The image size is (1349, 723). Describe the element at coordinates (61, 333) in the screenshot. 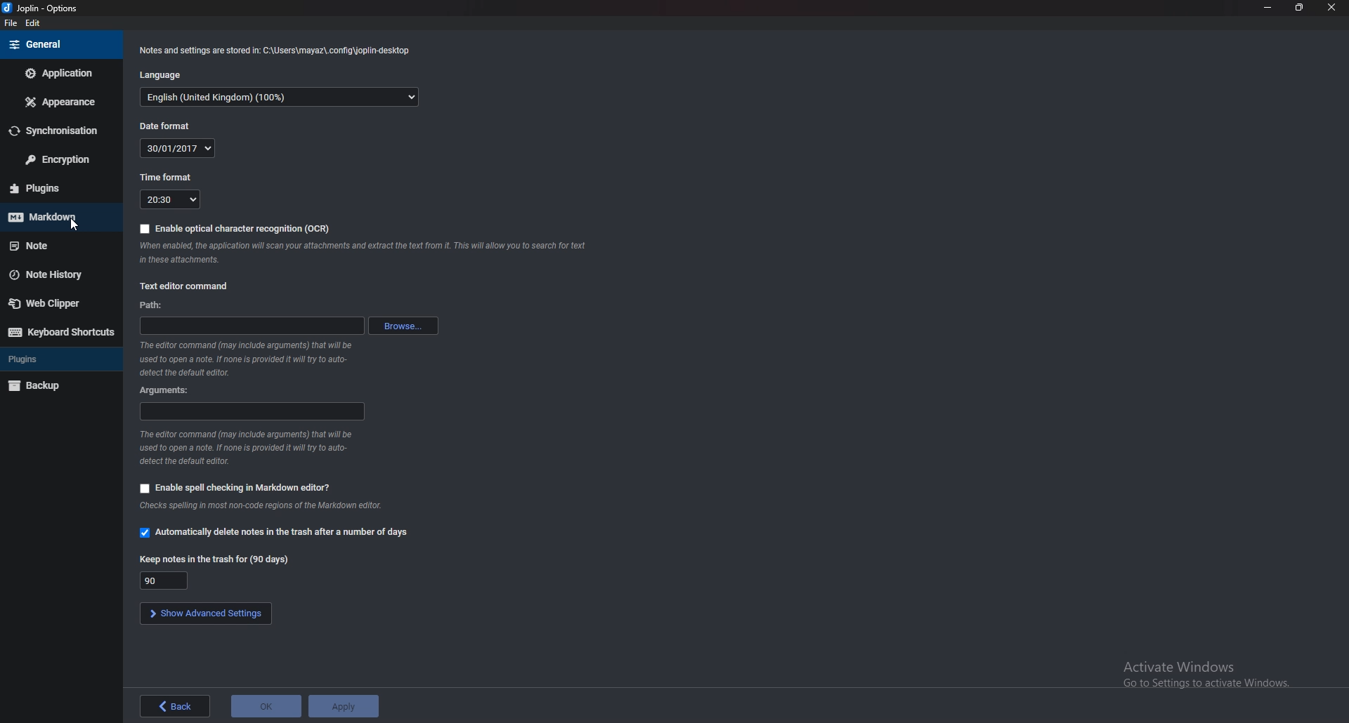

I see `keyboard shortcuts` at that location.